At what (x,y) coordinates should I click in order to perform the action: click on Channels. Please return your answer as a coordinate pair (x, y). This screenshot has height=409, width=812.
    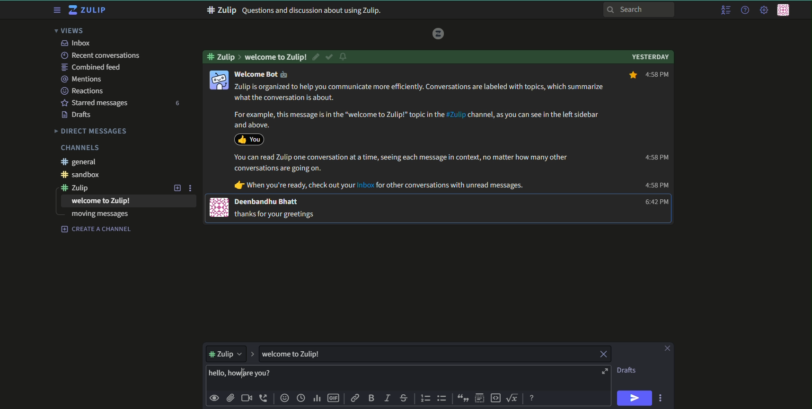
    Looking at the image, I should click on (79, 148).